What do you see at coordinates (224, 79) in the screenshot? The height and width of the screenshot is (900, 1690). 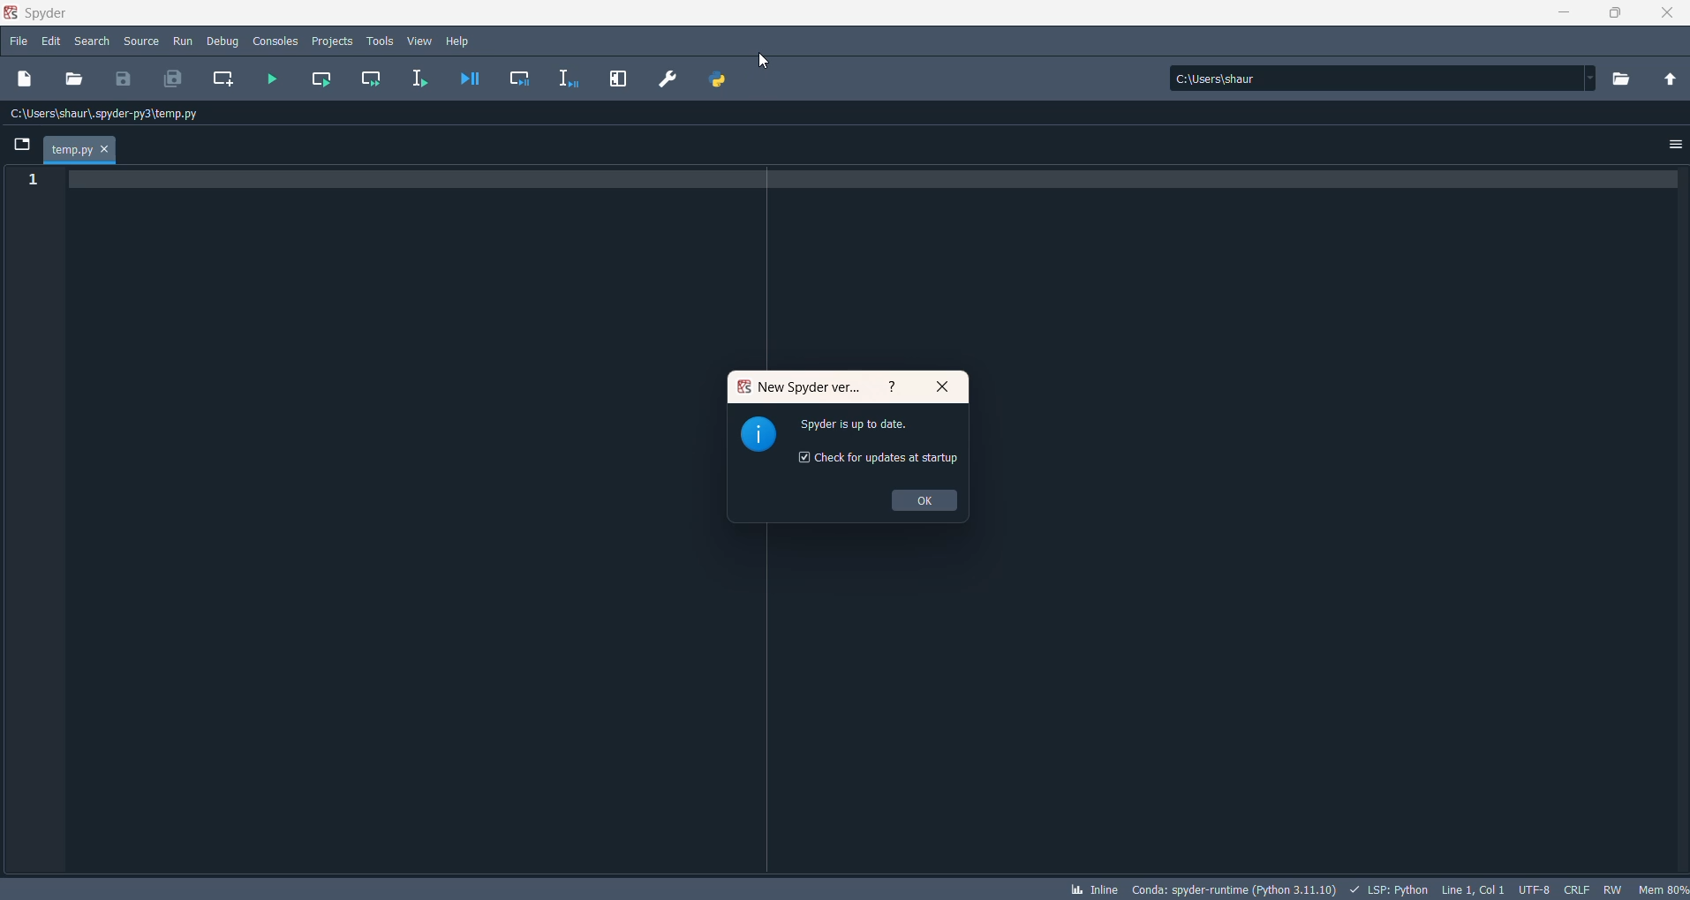 I see `create new cell` at bounding box center [224, 79].